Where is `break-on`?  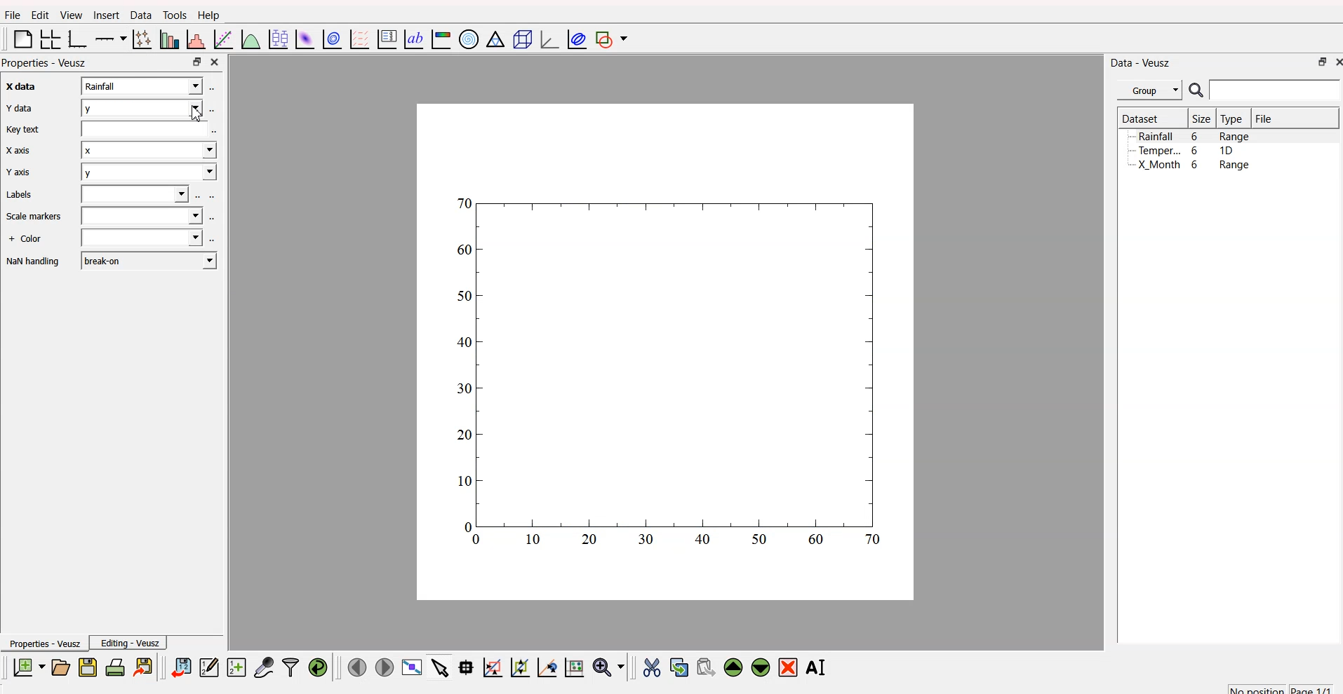
break-on is located at coordinates (149, 259).